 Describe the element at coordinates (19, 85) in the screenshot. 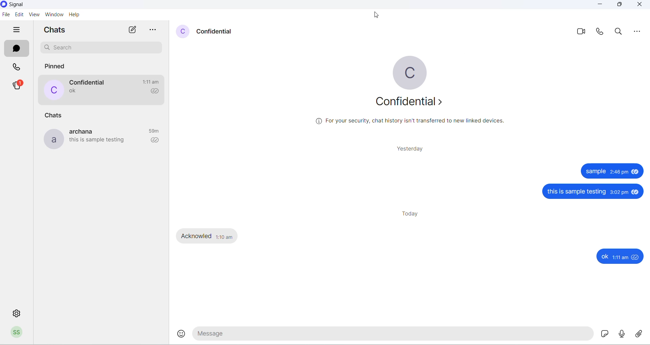

I see `stories` at that location.